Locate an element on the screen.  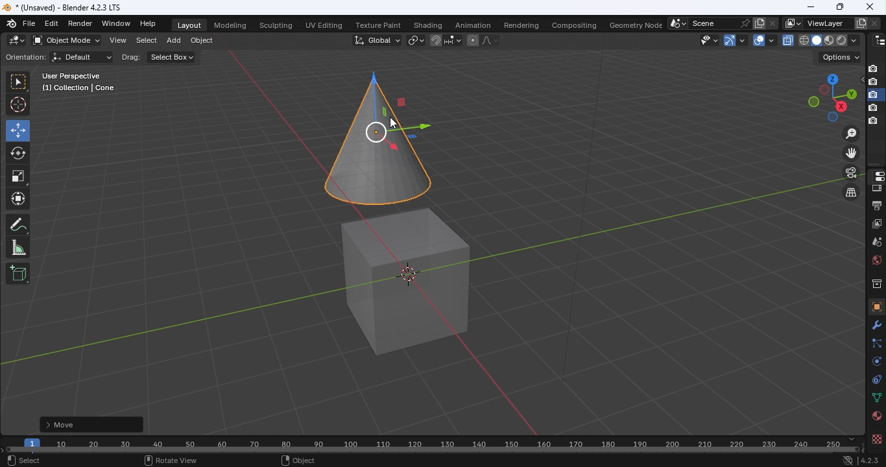
Physics is located at coordinates (875, 361).